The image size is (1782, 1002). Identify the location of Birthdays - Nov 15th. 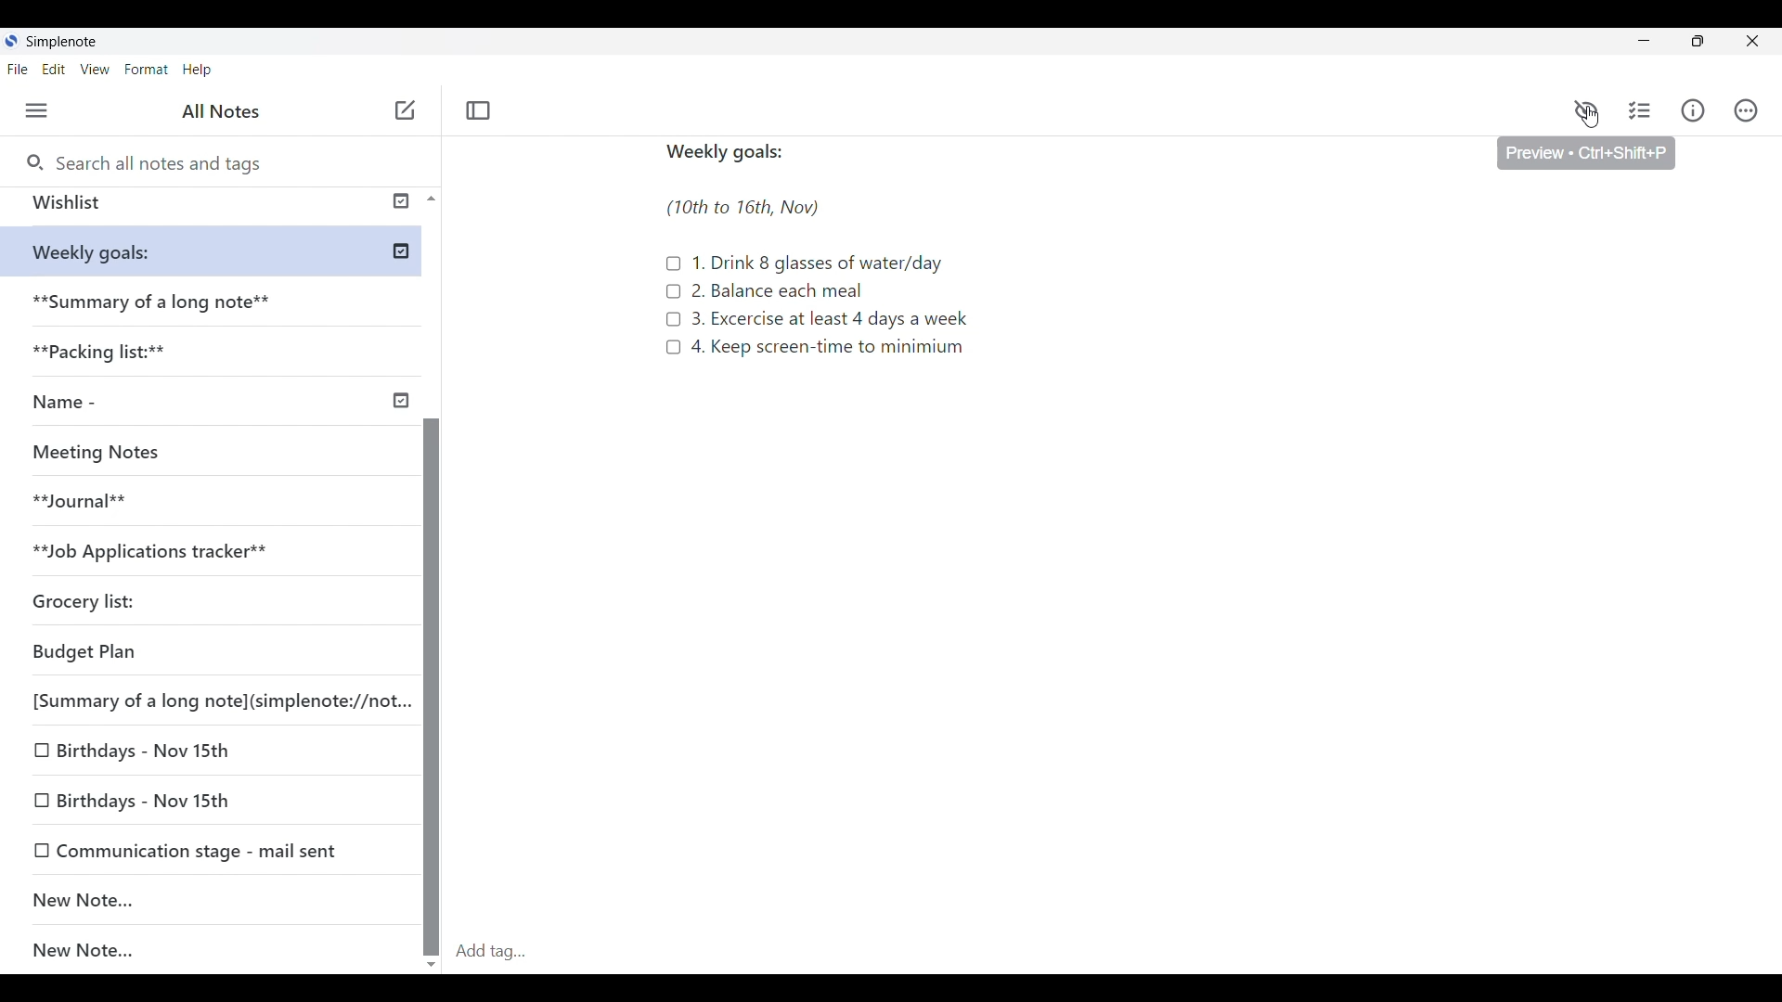
(201, 796).